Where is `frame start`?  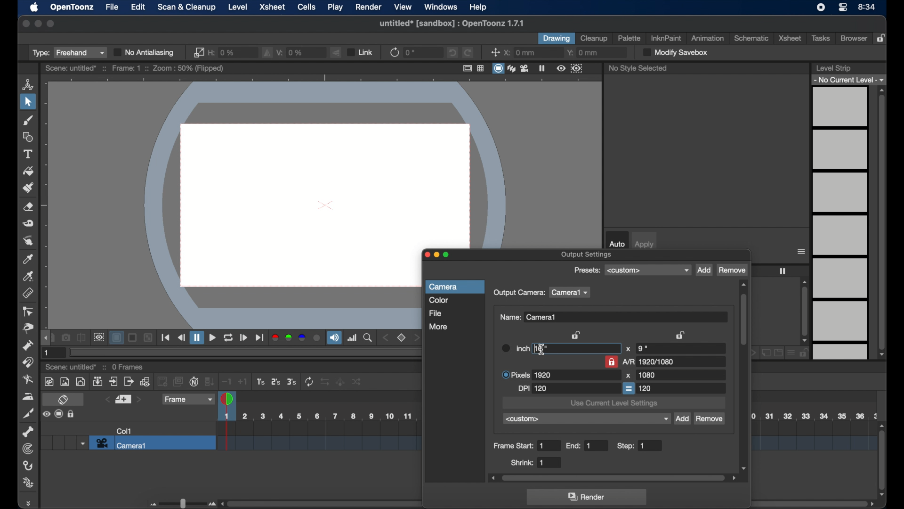
frame start is located at coordinates (520, 446).